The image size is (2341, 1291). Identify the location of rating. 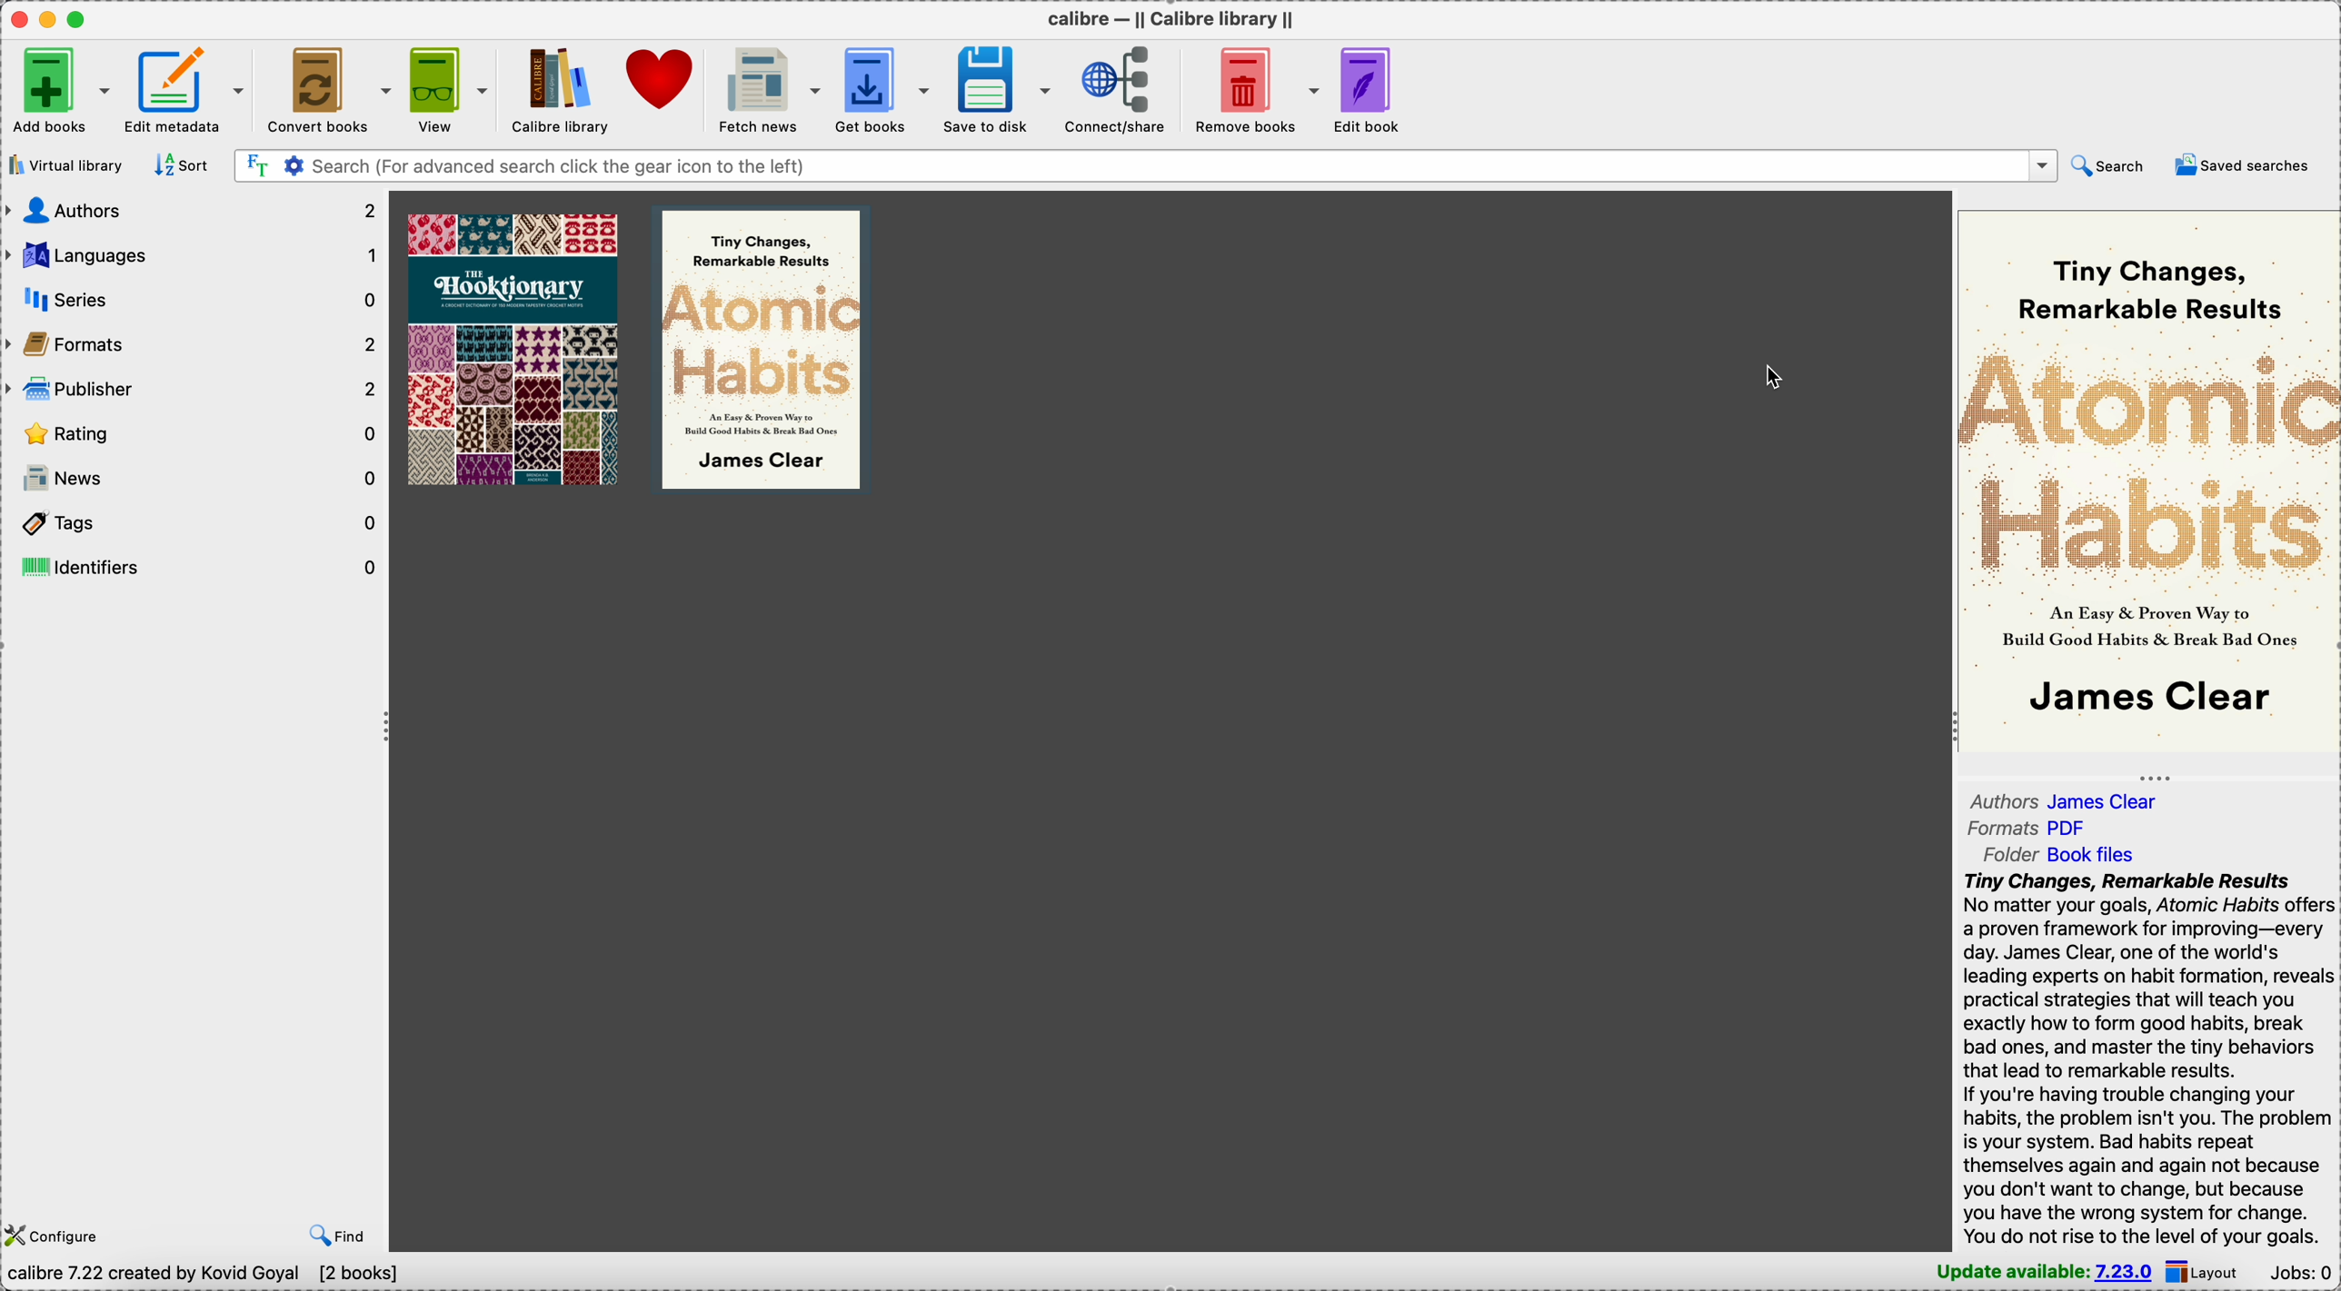
(192, 436).